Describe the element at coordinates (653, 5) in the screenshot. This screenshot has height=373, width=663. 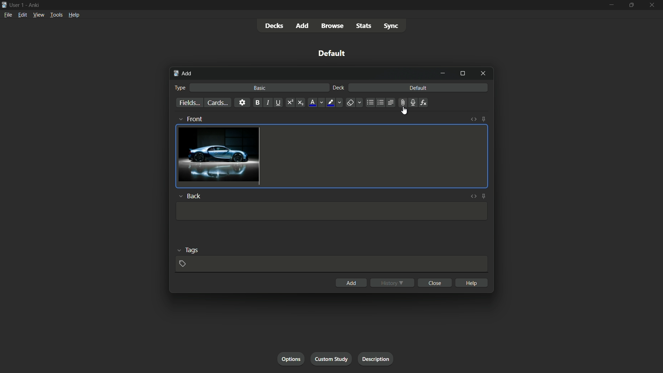
I see `close app` at that location.